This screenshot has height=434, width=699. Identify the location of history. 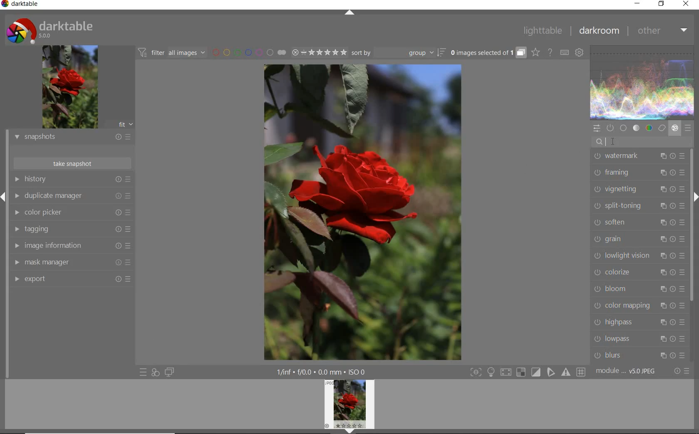
(71, 180).